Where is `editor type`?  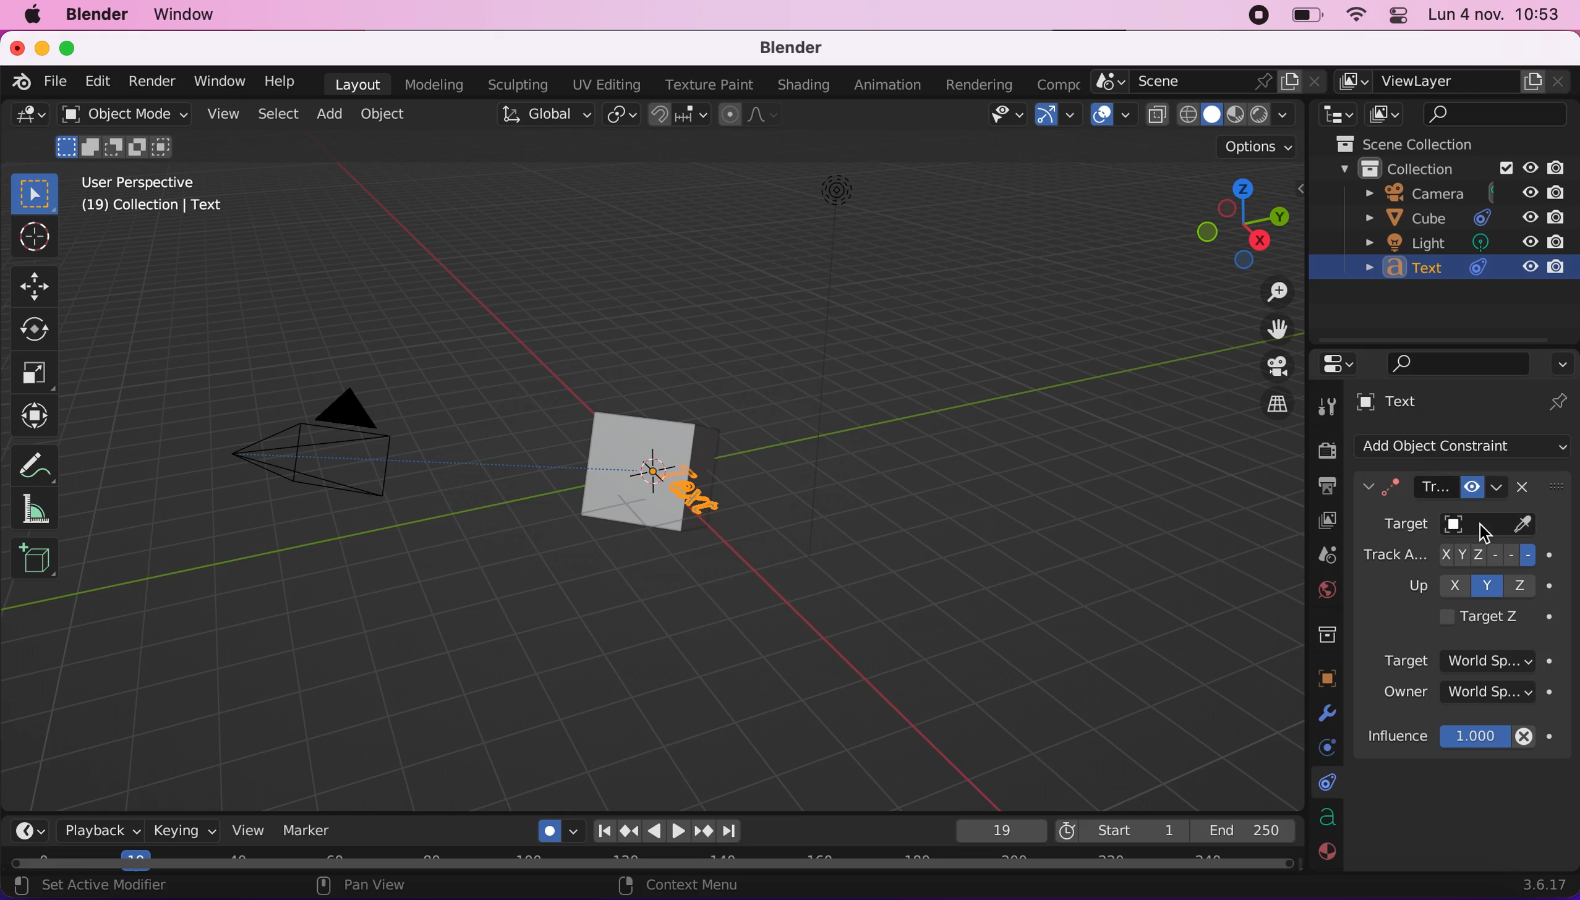
editor type is located at coordinates (26, 117).